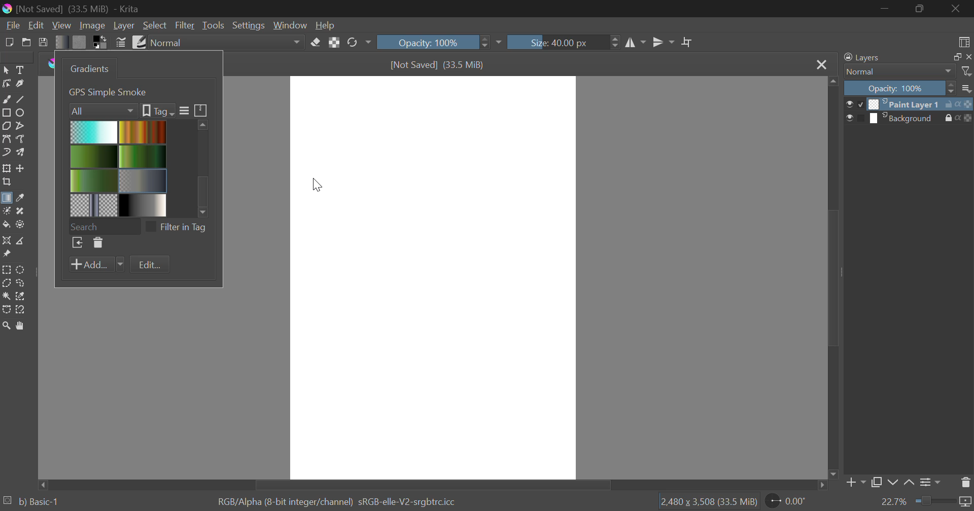  Describe the element at coordinates (7, 241) in the screenshot. I see `Assistant Tool` at that location.